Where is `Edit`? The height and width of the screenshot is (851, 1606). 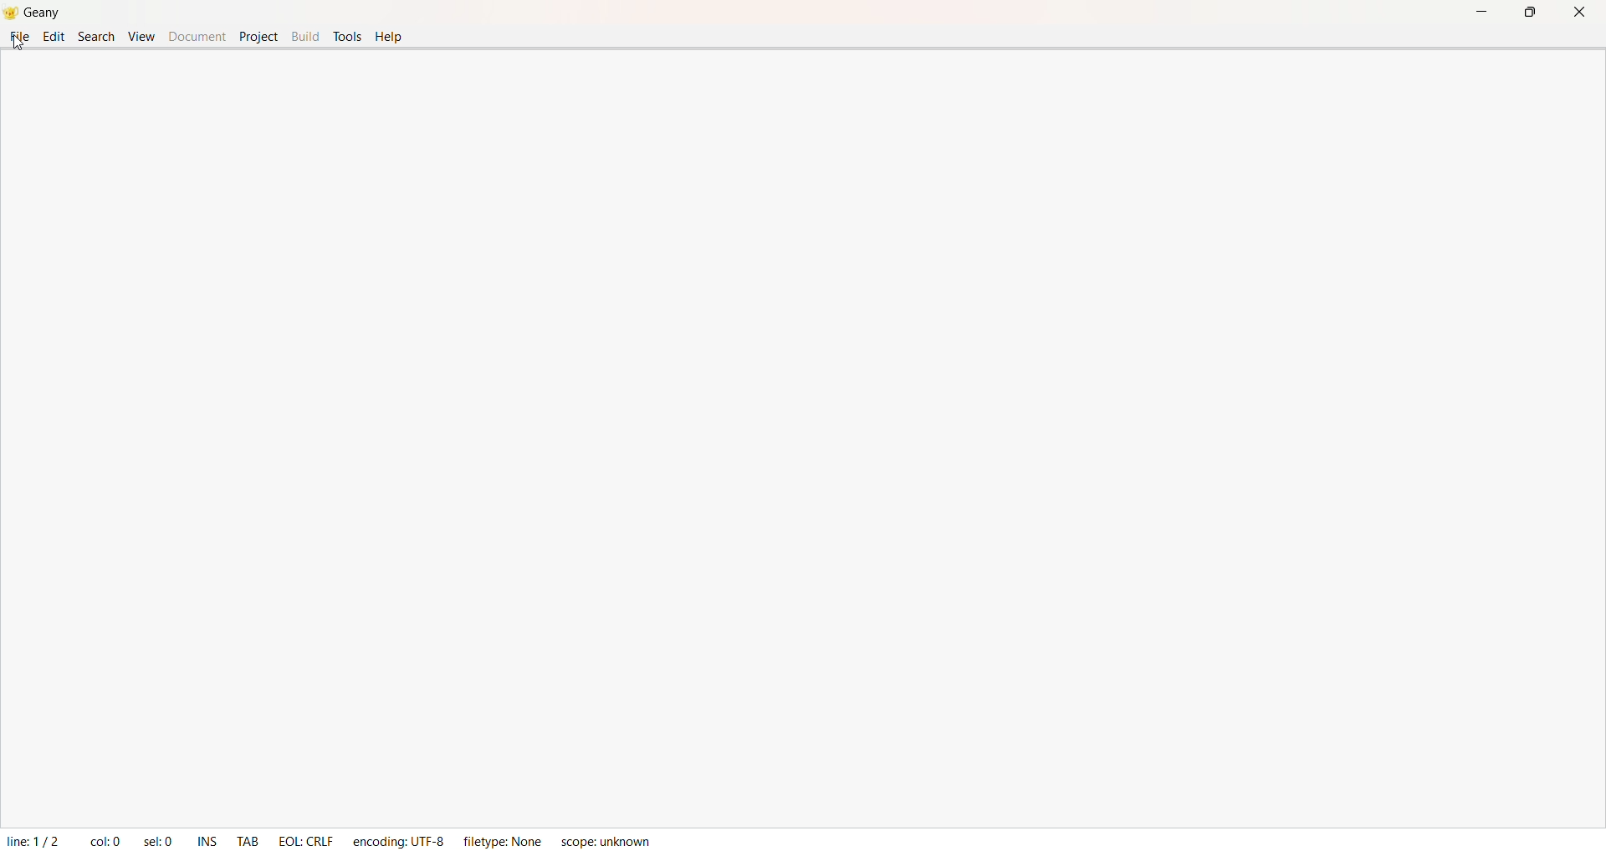 Edit is located at coordinates (54, 38).